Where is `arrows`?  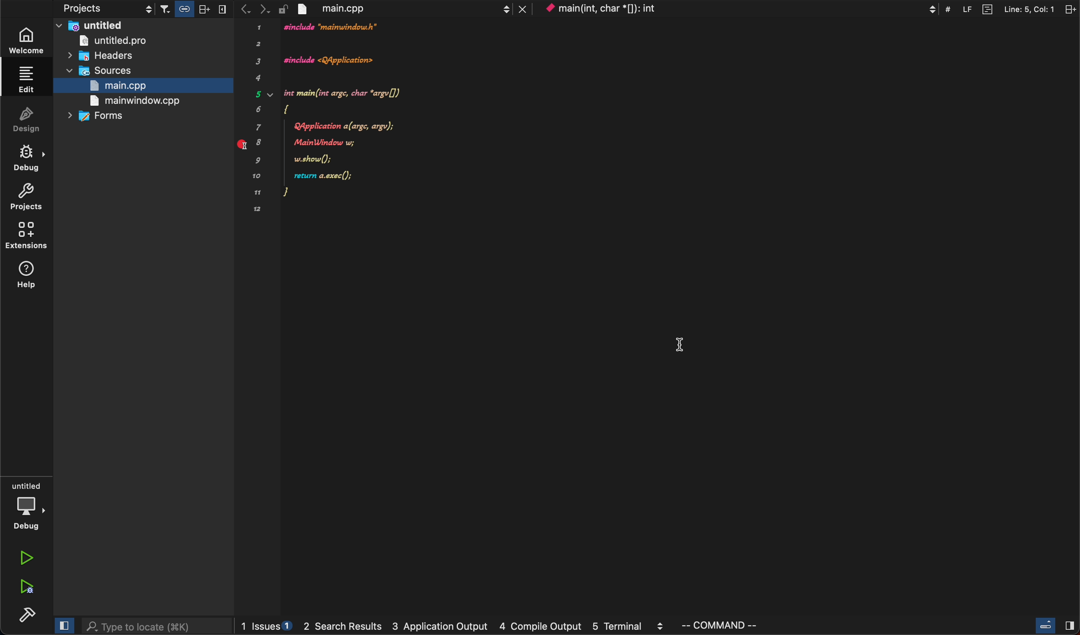 arrows is located at coordinates (251, 9).